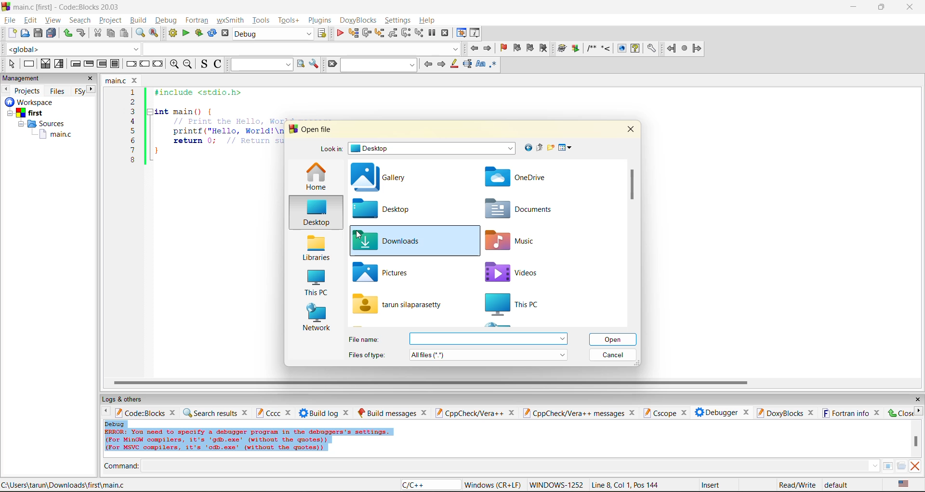 This screenshot has width=925, height=492. I want to click on next bookmark, so click(531, 47).